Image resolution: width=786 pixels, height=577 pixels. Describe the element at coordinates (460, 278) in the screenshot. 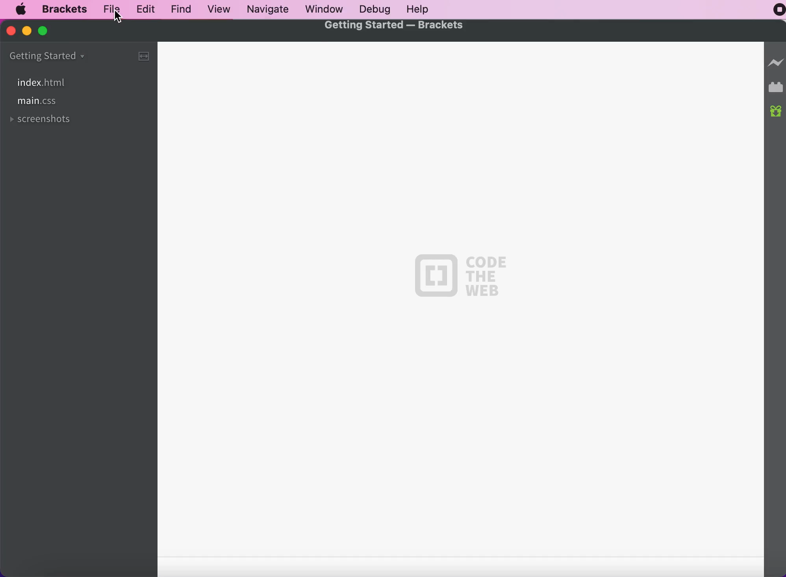

I see `CODE THE WEB` at that location.